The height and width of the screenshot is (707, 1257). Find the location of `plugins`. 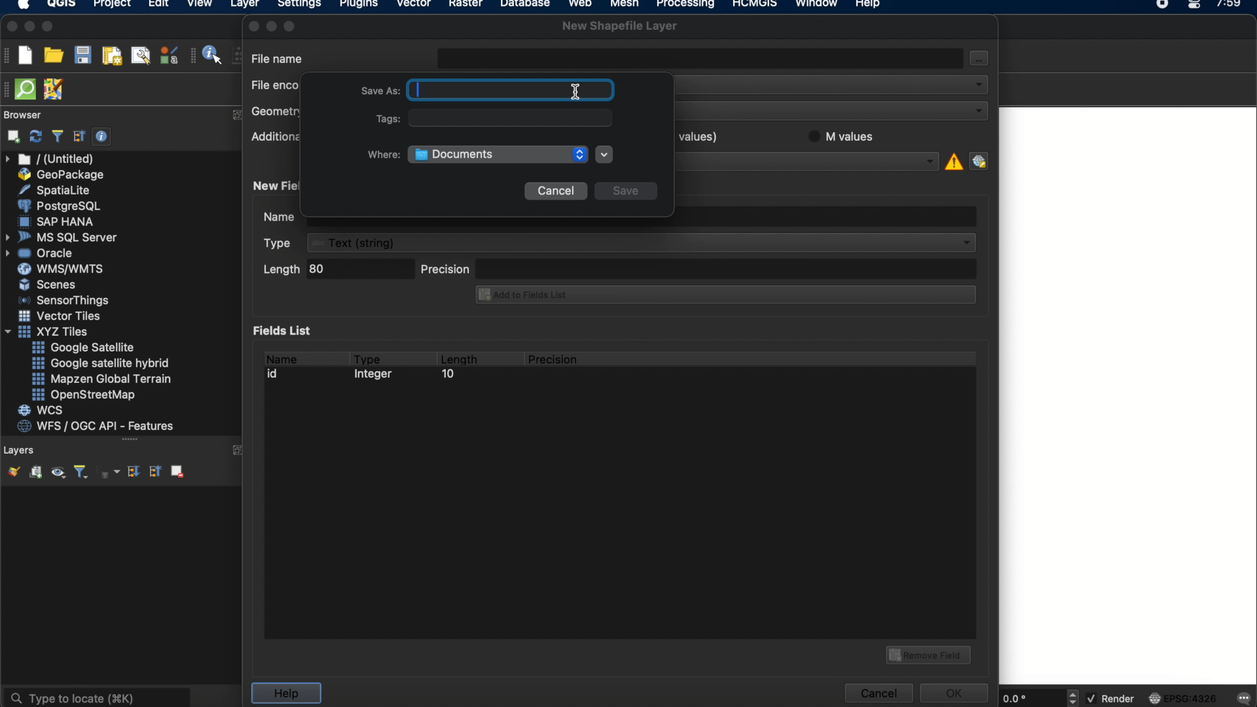

plugins is located at coordinates (359, 6).